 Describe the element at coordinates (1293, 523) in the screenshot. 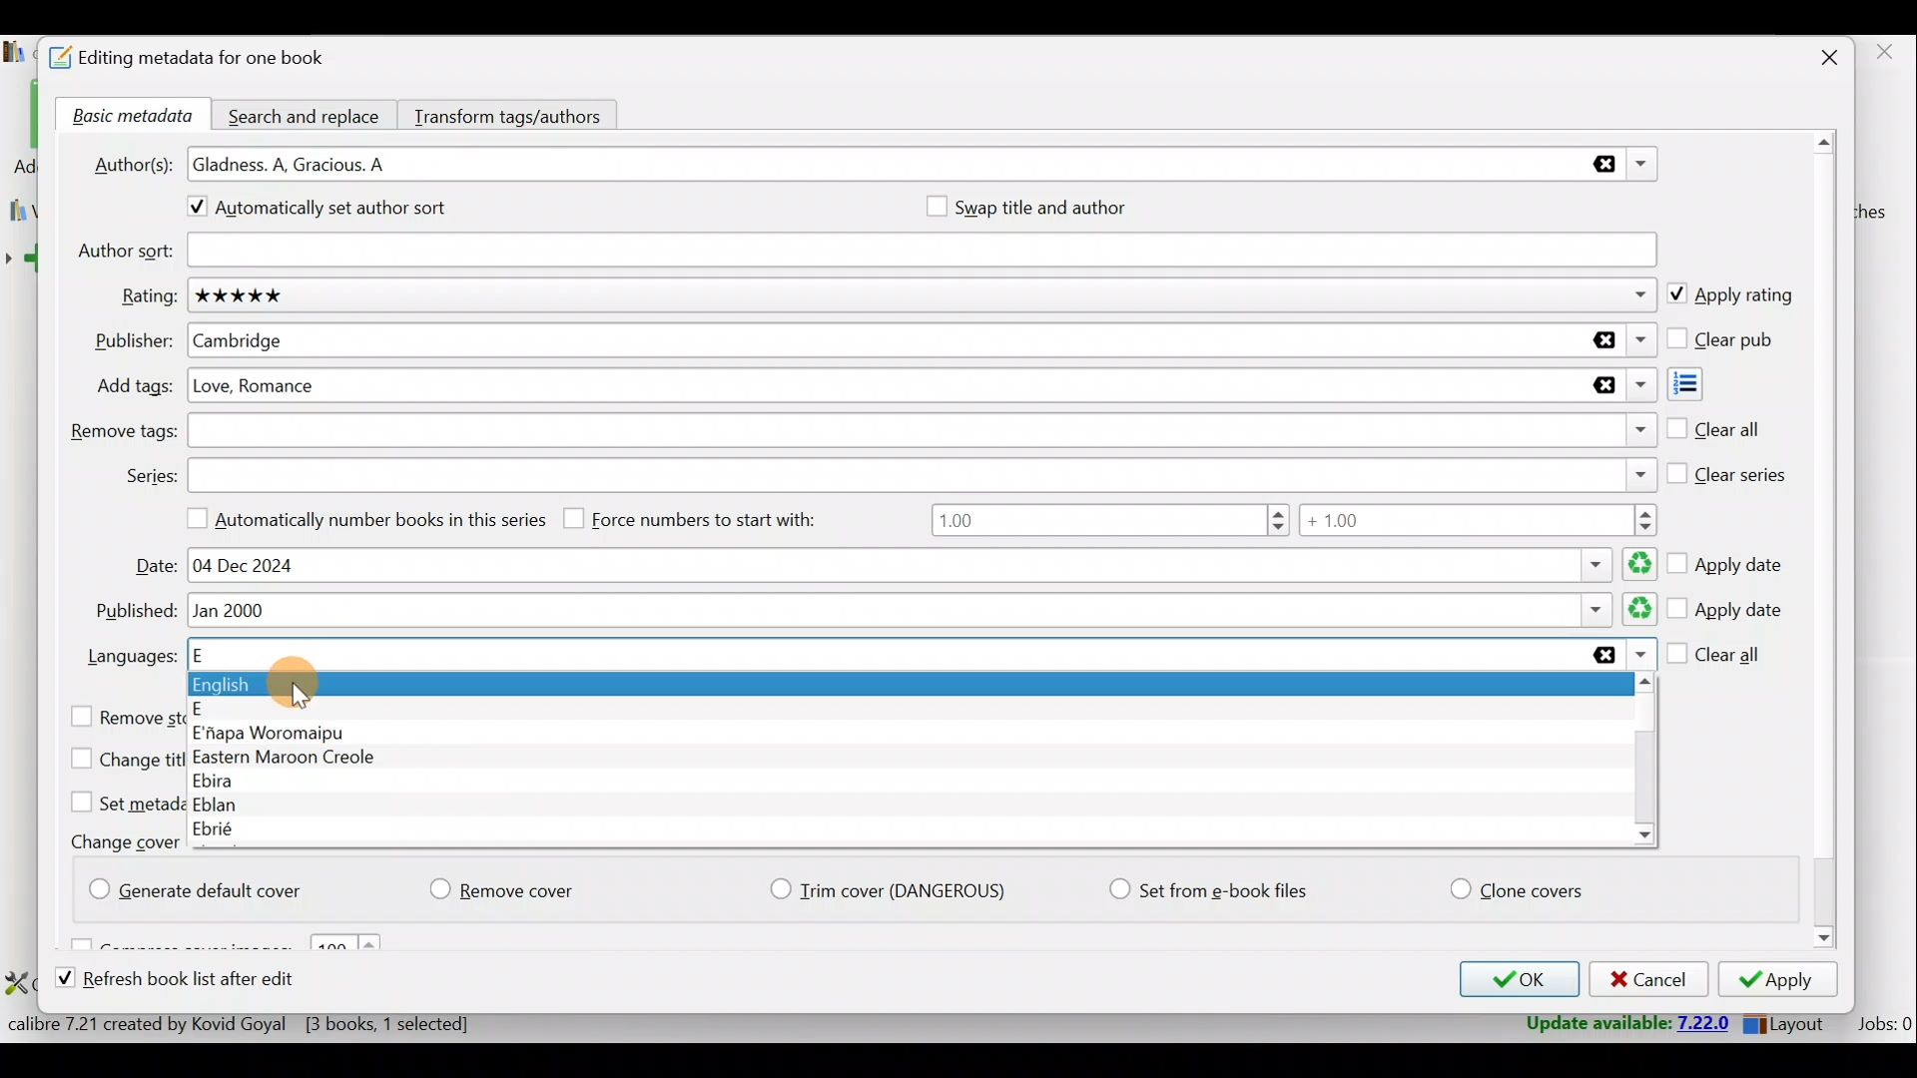

I see `Number range` at that location.